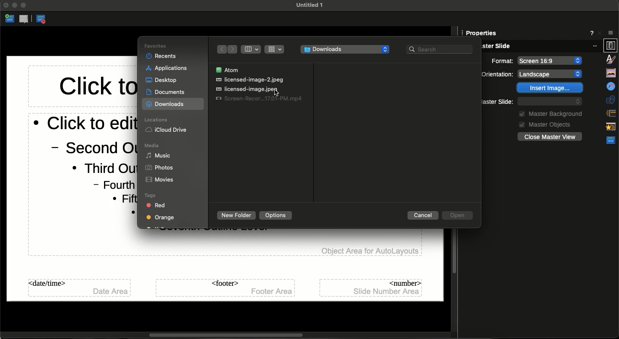 The width and height of the screenshot is (619, 339). Describe the element at coordinates (153, 196) in the screenshot. I see `Tags` at that location.